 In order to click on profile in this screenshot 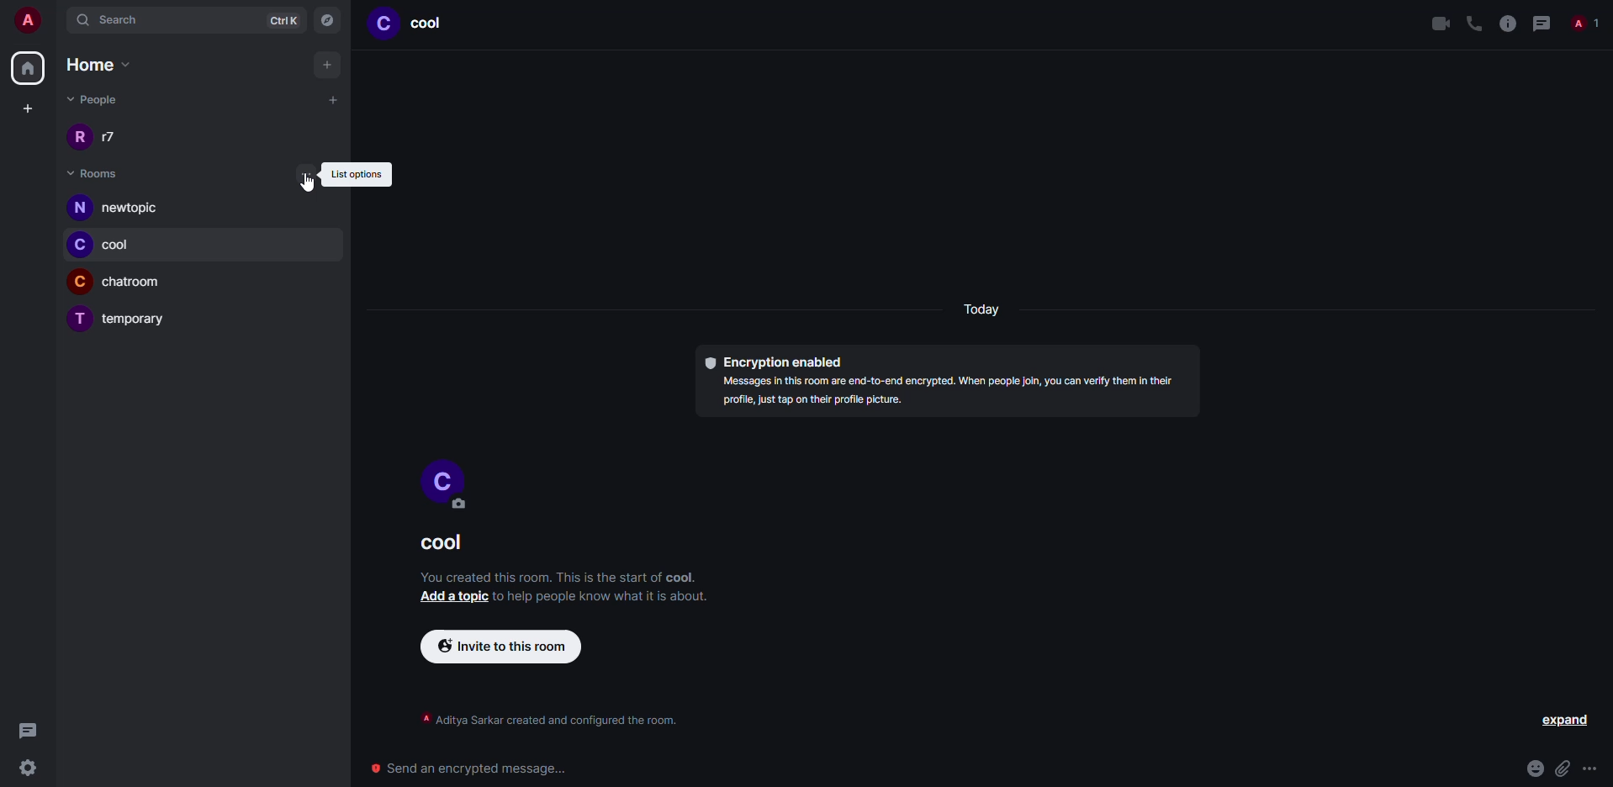, I will do `click(78, 320)`.